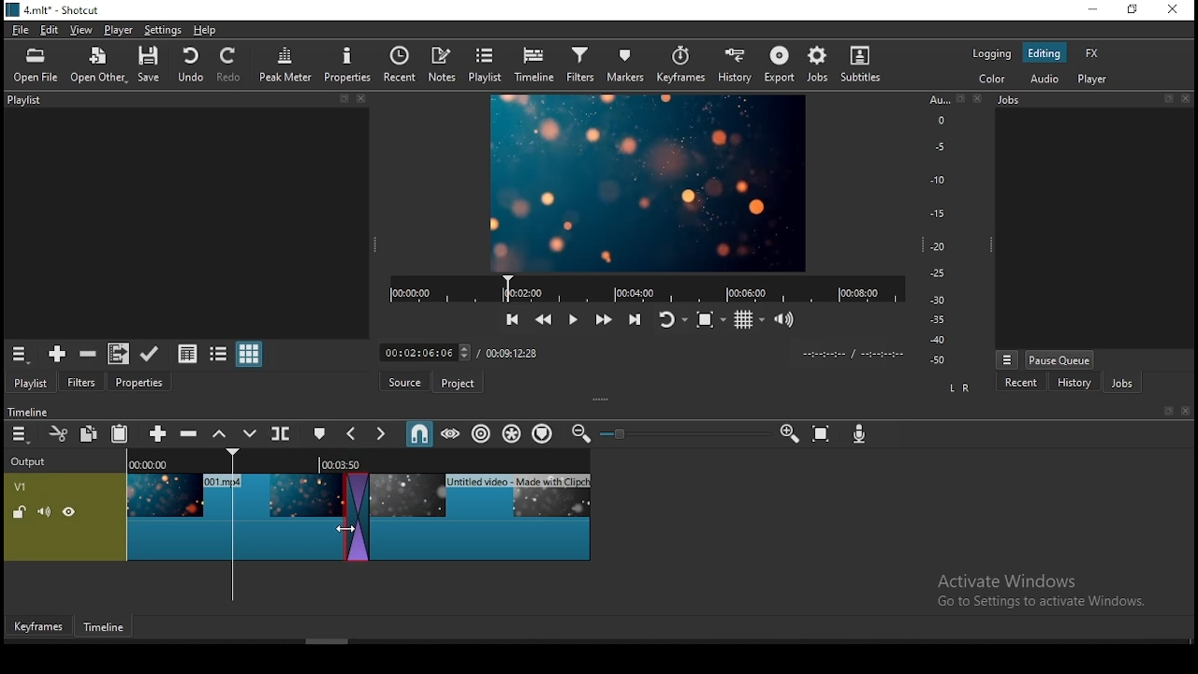 Image resolution: width=1198 pixels, height=674 pixels. Describe the element at coordinates (31, 462) in the screenshot. I see `output` at that location.